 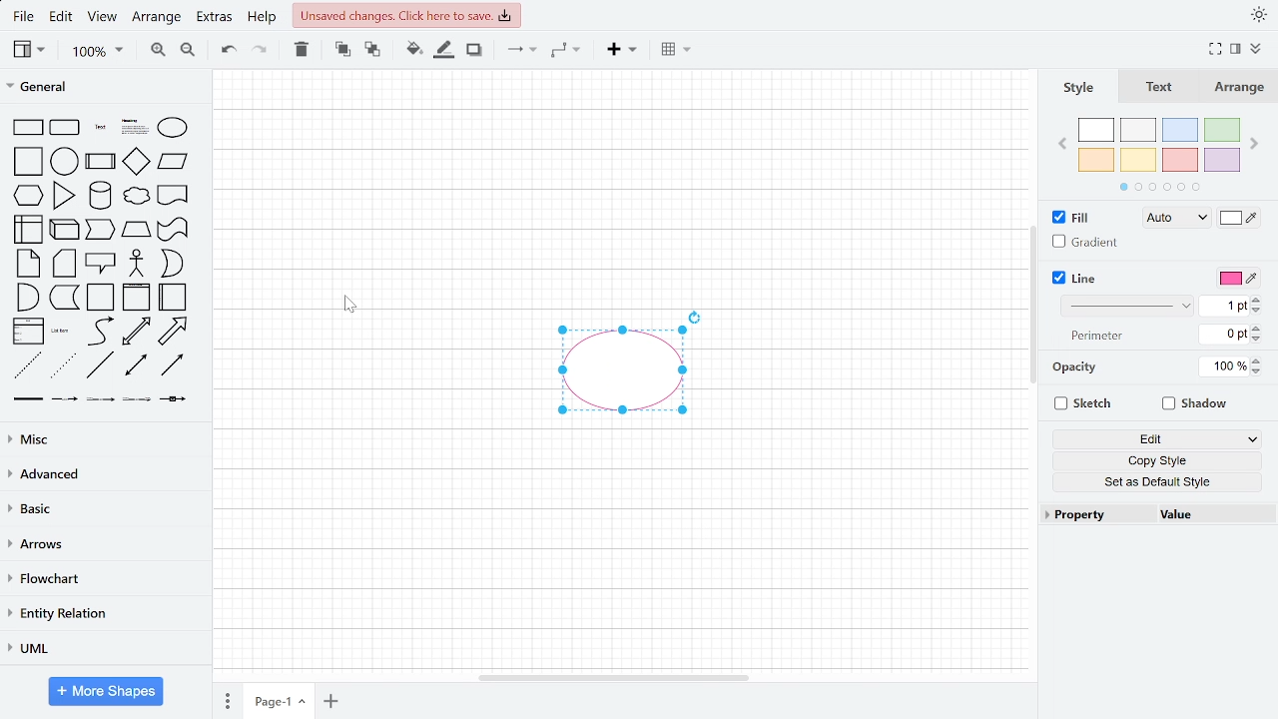 I want to click on green, so click(x=1223, y=131).